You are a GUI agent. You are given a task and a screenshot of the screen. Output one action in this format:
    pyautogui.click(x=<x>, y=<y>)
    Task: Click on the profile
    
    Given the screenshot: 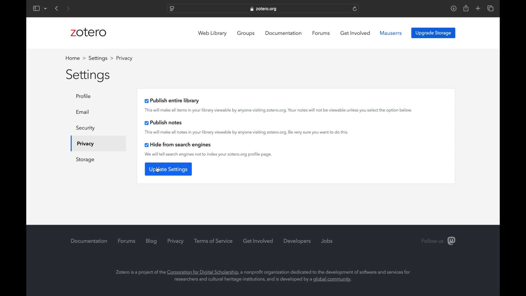 What is the action you would take?
    pyautogui.click(x=124, y=58)
    